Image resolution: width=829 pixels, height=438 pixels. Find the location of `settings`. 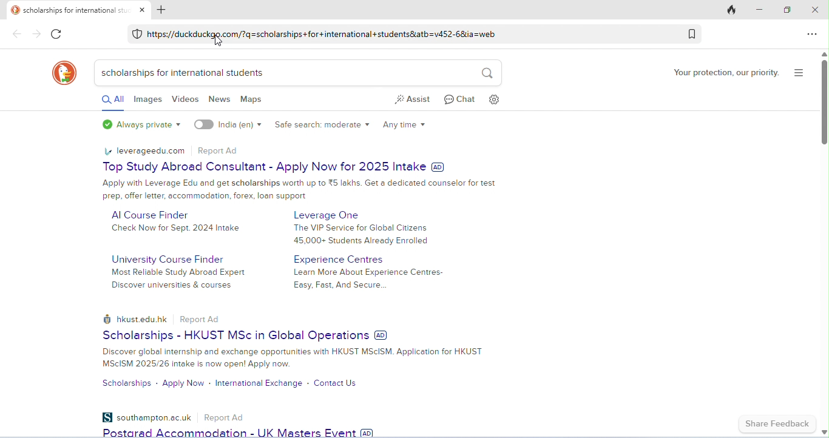

settings is located at coordinates (494, 99).